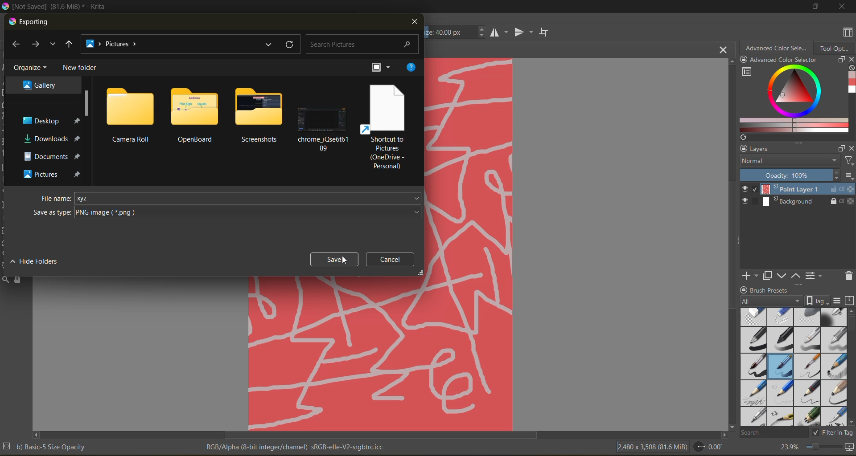 The height and width of the screenshot is (456, 856). What do you see at coordinates (88, 103) in the screenshot?
I see `vertical scroll bar` at bounding box center [88, 103].